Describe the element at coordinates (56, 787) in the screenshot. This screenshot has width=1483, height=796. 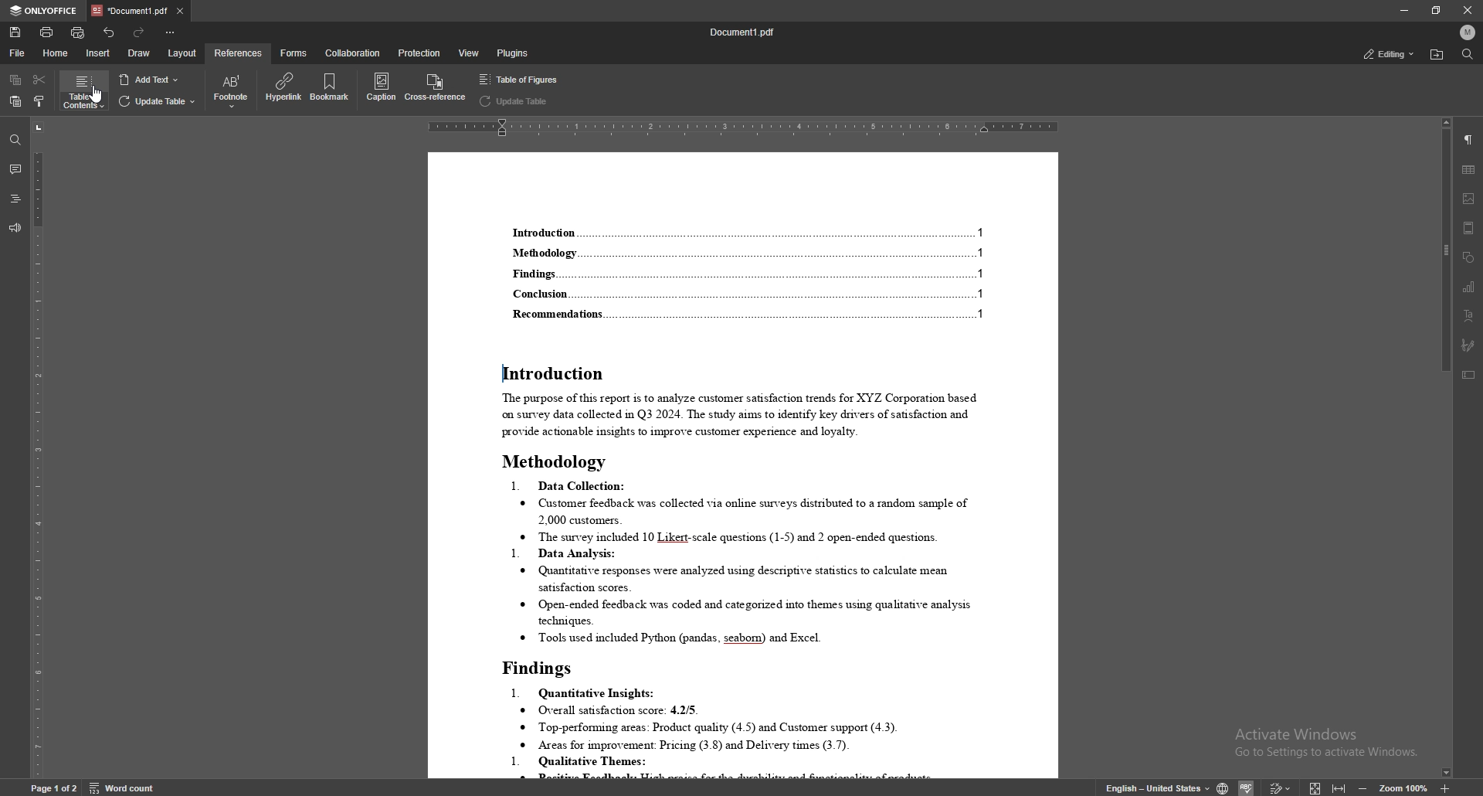
I see `Page 1 0f 1` at that location.